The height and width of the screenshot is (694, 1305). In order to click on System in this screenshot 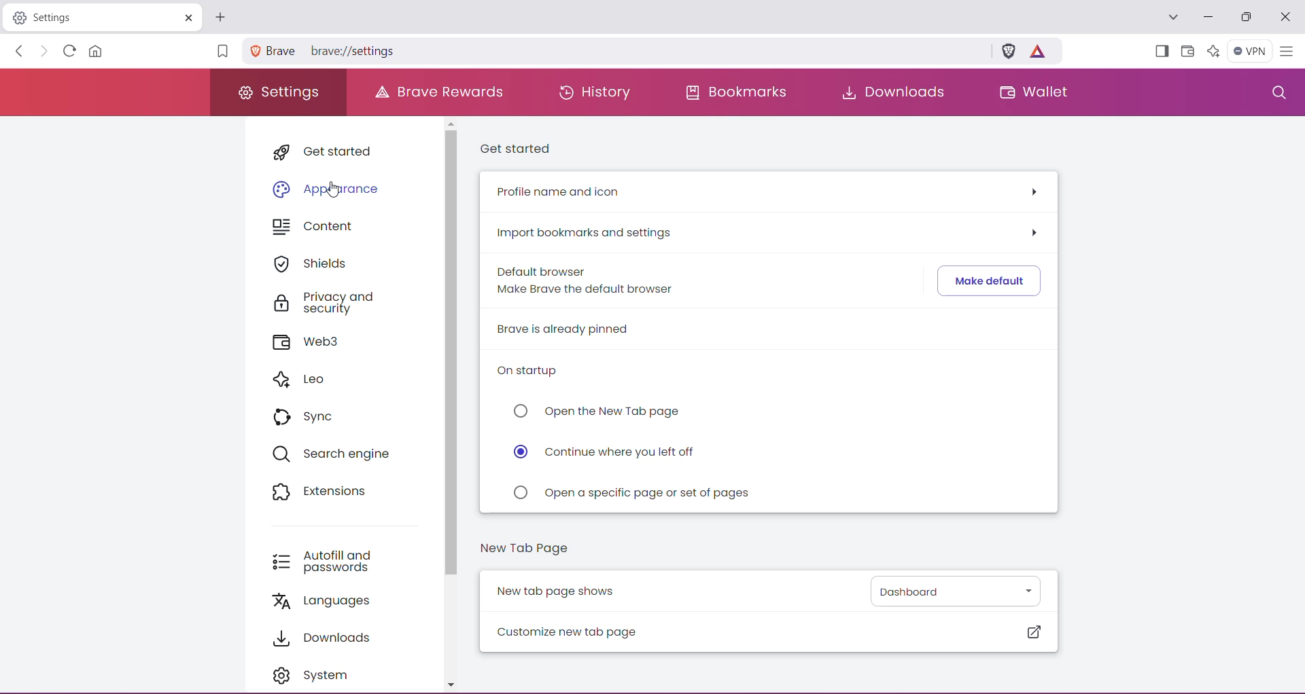, I will do `click(311, 674)`.